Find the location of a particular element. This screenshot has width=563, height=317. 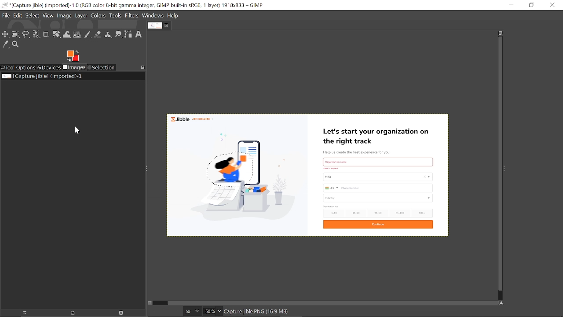

Access this tab is located at coordinates (143, 67).